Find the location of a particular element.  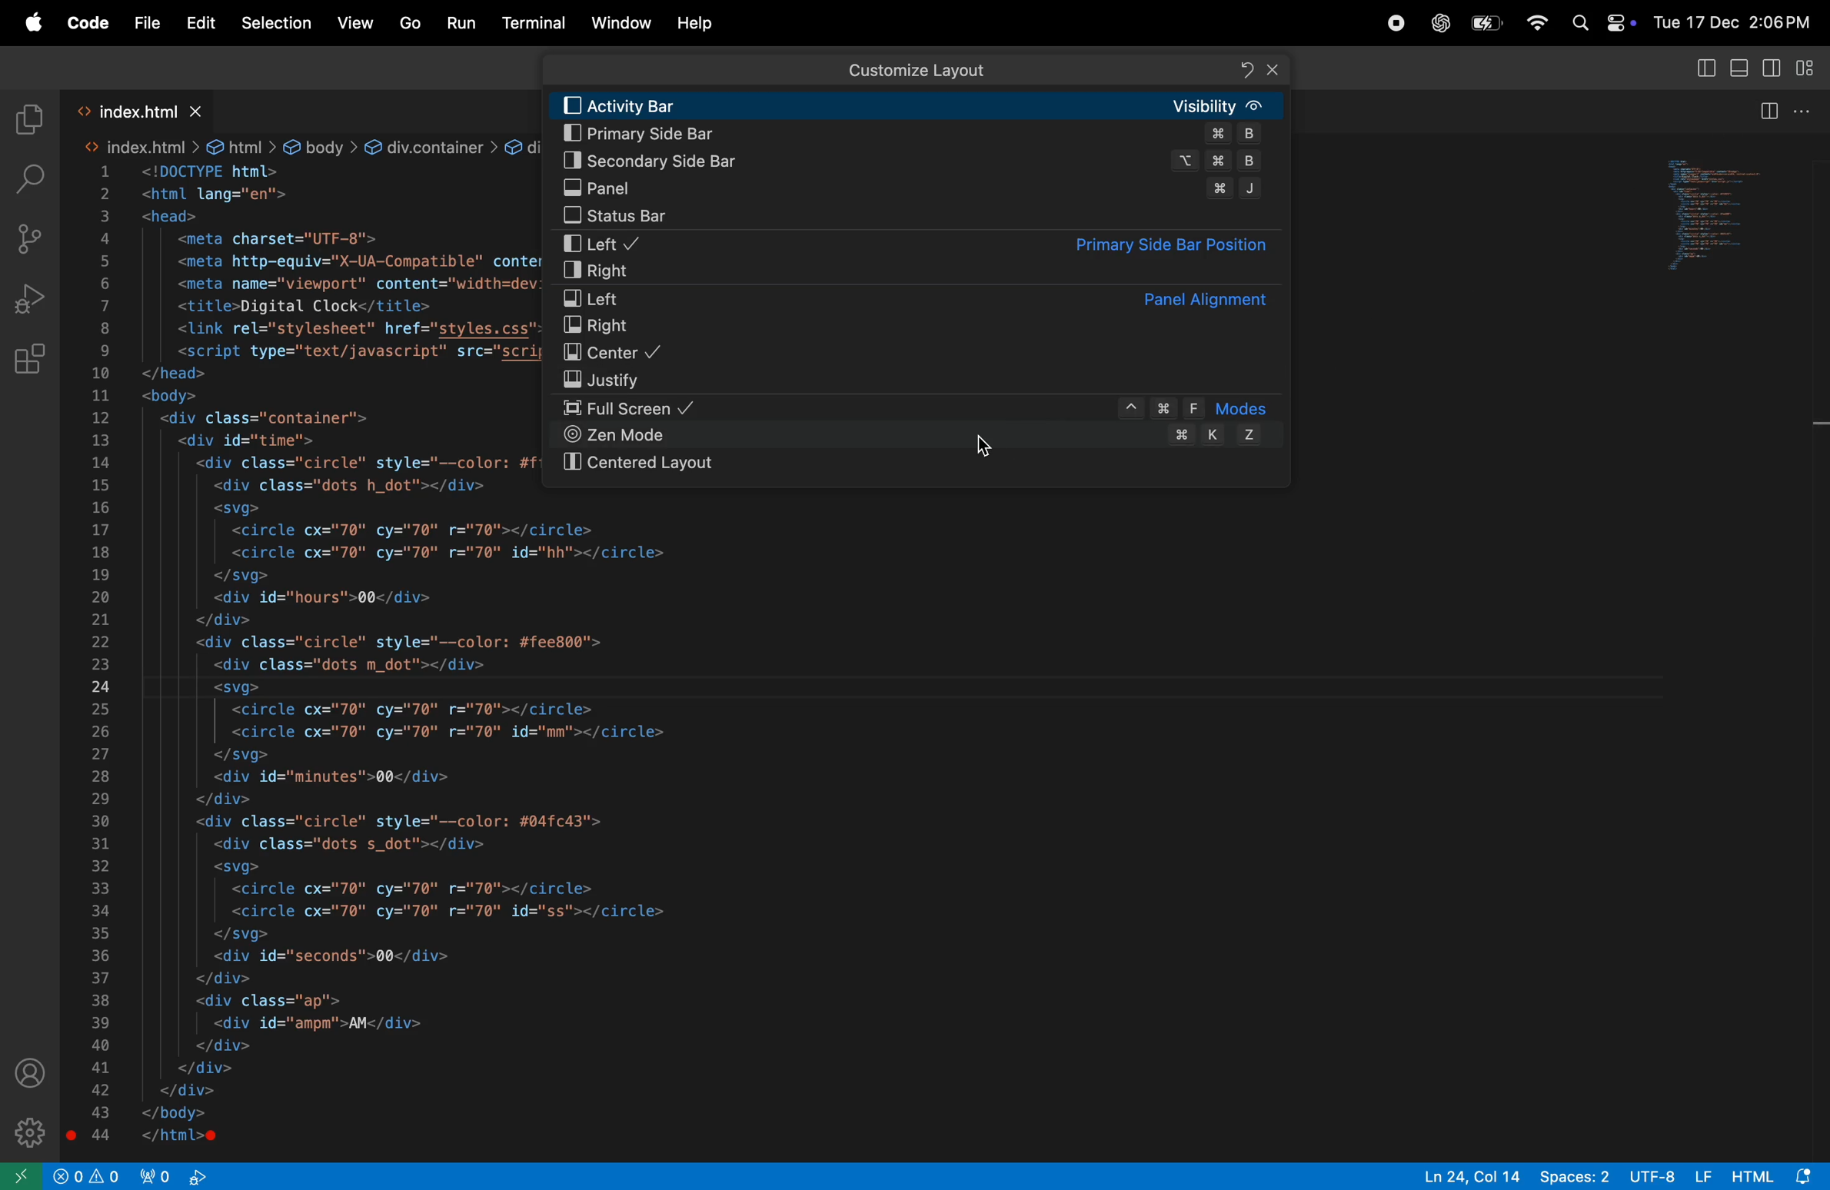

selection is located at coordinates (275, 24).